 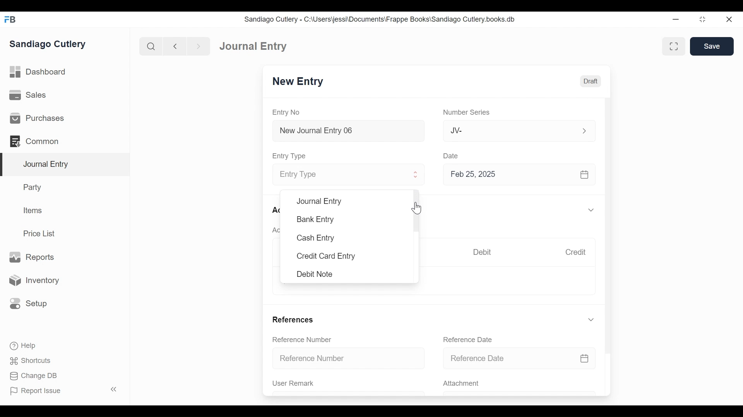 I want to click on Items, so click(x=33, y=210).